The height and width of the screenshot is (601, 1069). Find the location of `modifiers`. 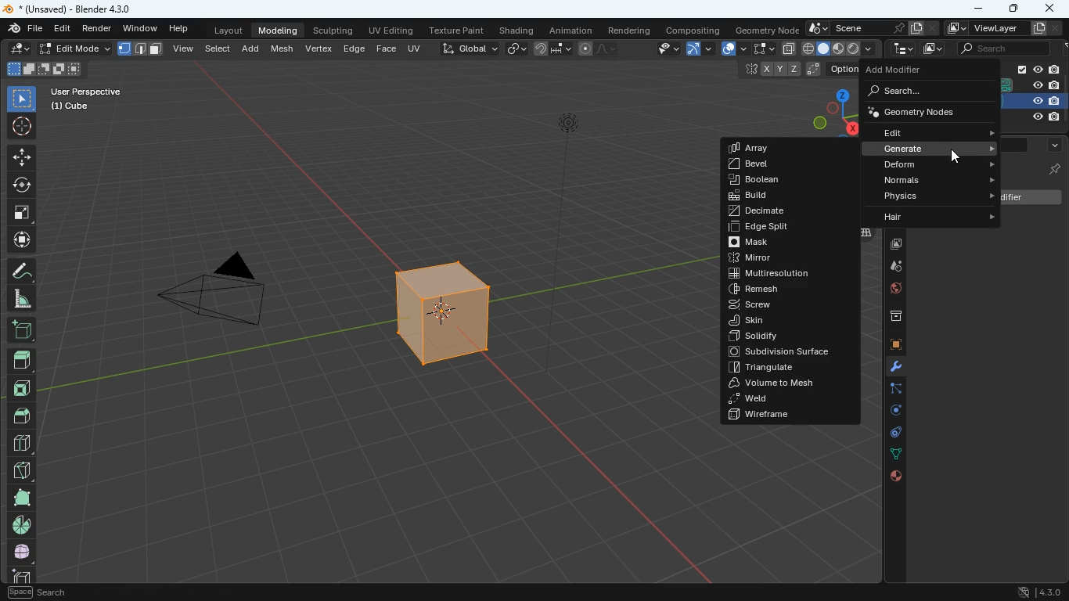

modifiers is located at coordinates (893, 369).